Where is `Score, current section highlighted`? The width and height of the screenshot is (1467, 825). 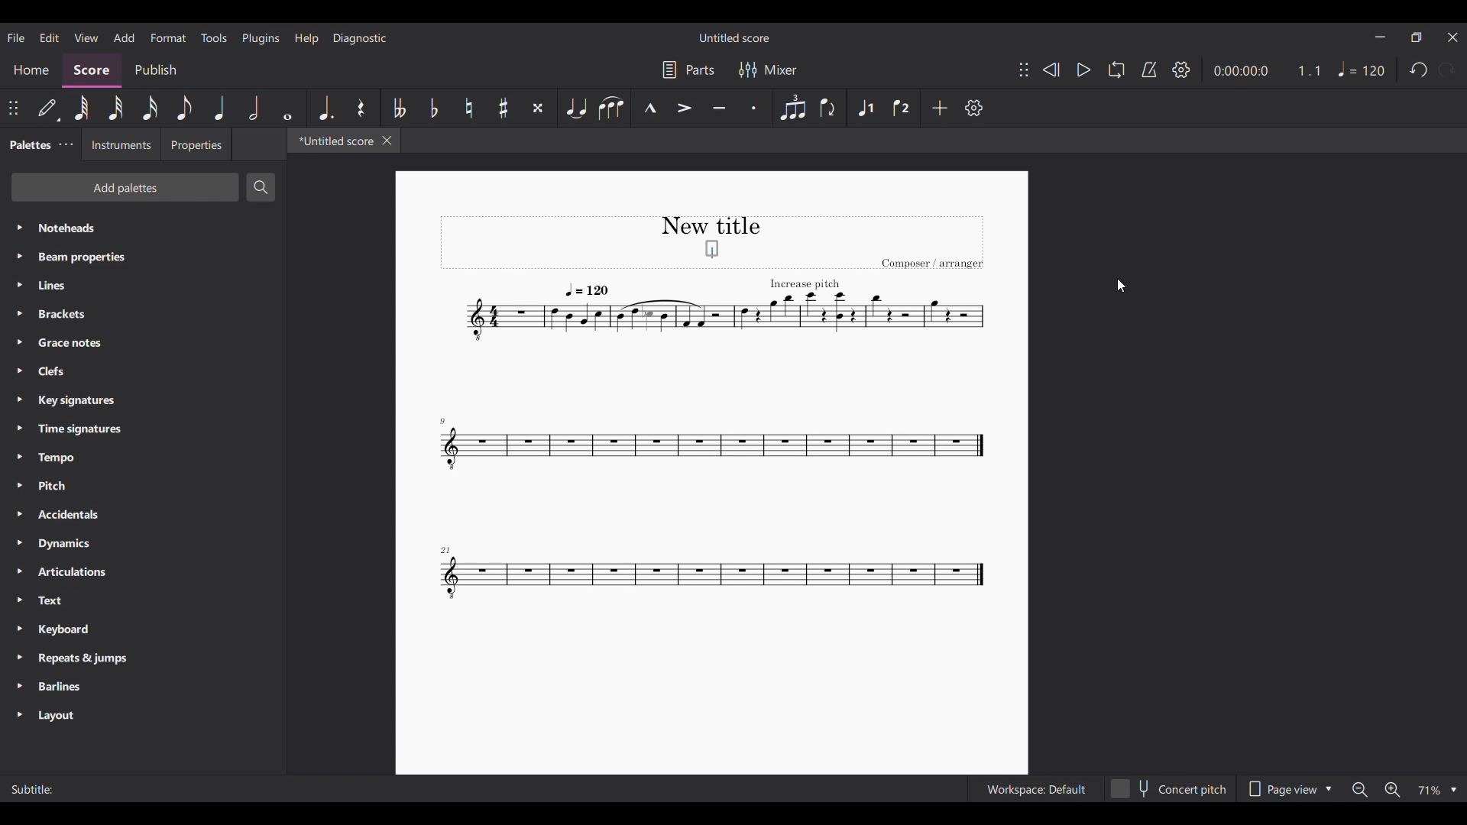 Score, current section highlighted is located at coordinates (92, 70).